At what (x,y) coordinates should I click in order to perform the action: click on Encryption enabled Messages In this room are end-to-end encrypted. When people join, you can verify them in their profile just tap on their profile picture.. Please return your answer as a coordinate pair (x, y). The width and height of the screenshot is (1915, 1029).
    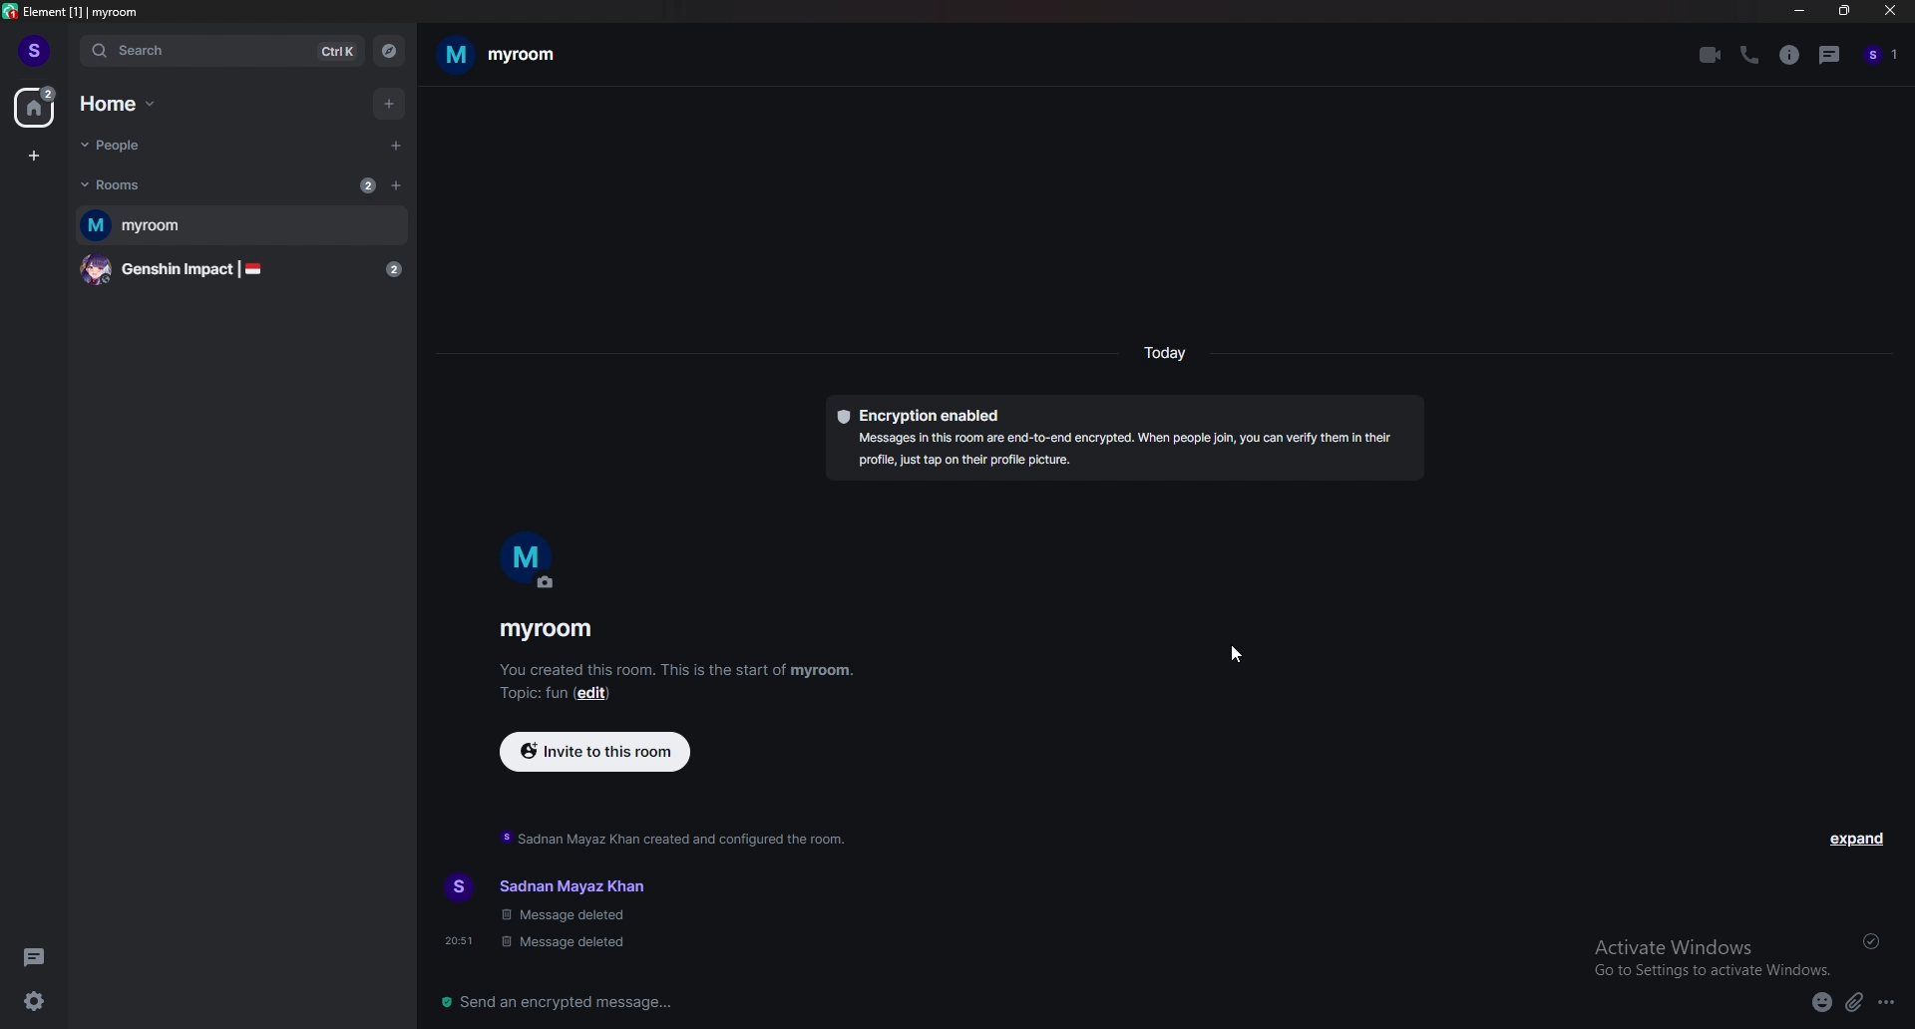
    Looking at the image, I should click on (1124, 442).